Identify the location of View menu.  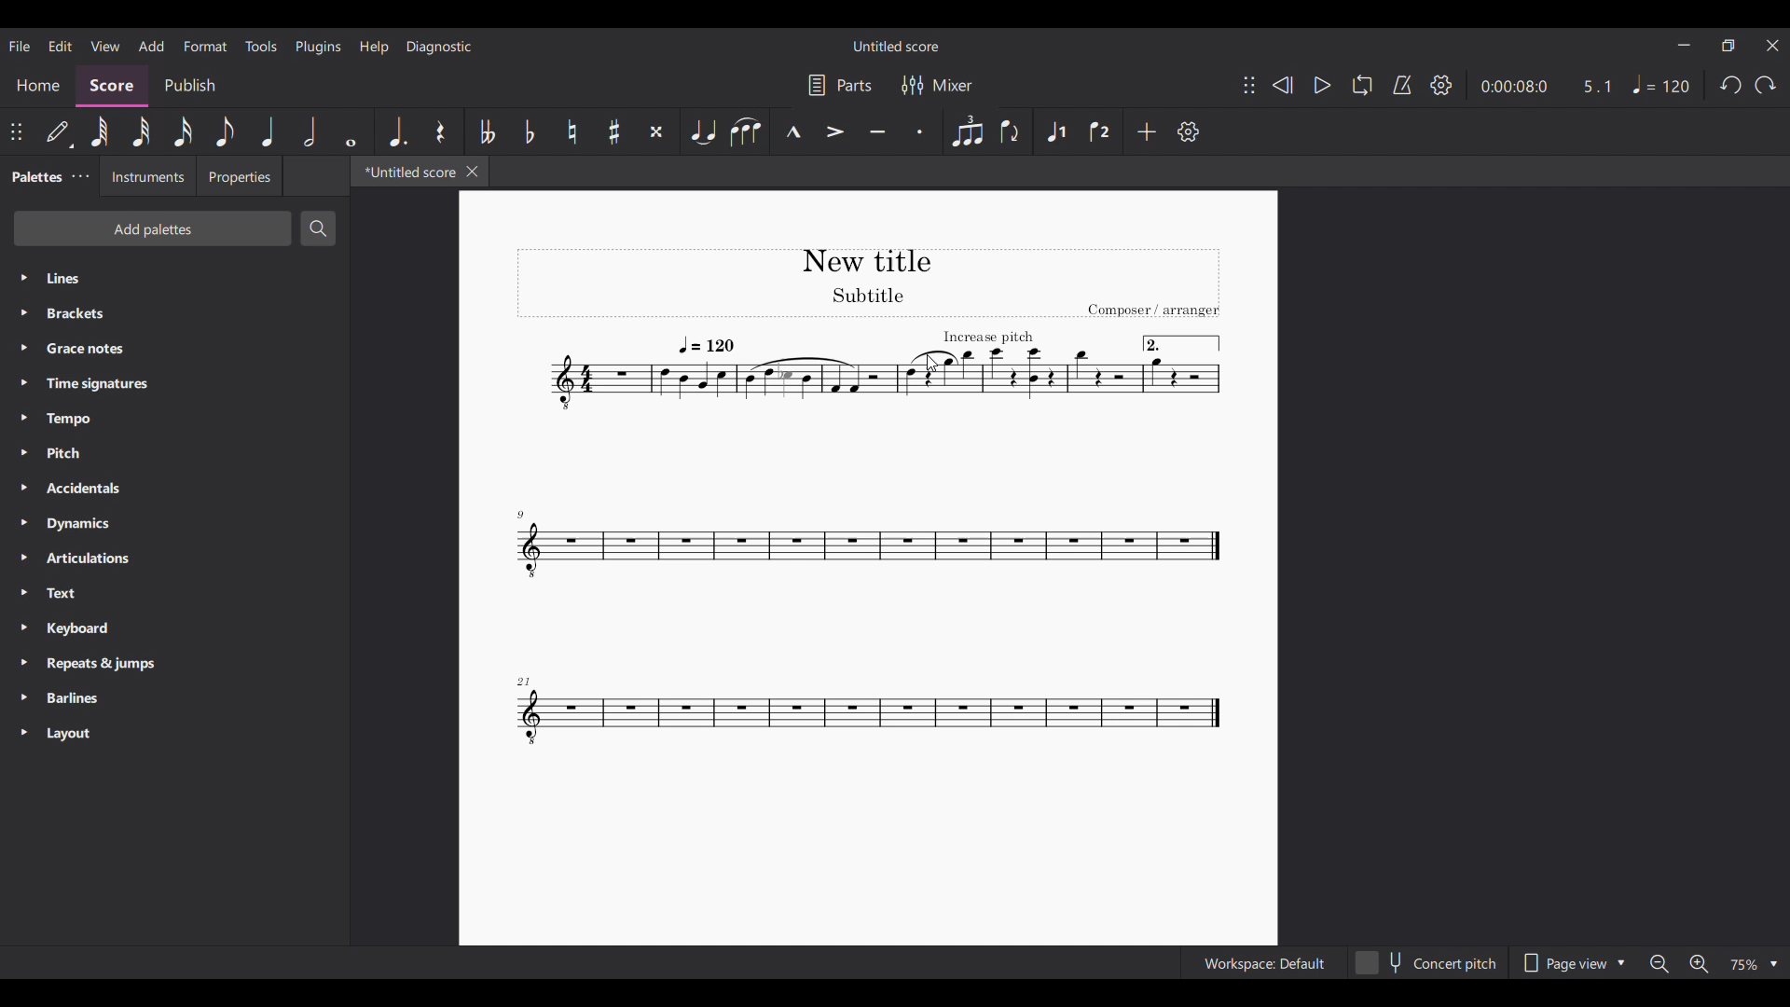
(105, 46).